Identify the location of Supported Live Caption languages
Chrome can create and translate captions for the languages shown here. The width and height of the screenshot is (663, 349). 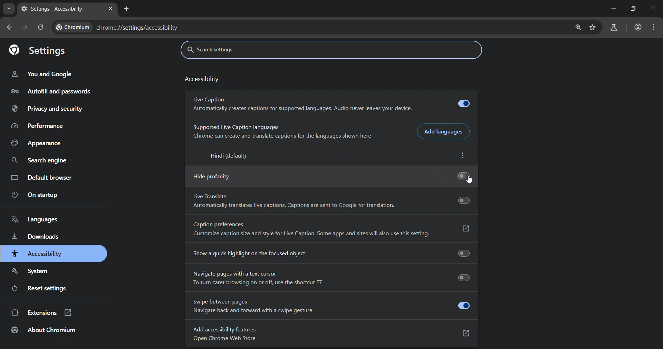
(283, 131).